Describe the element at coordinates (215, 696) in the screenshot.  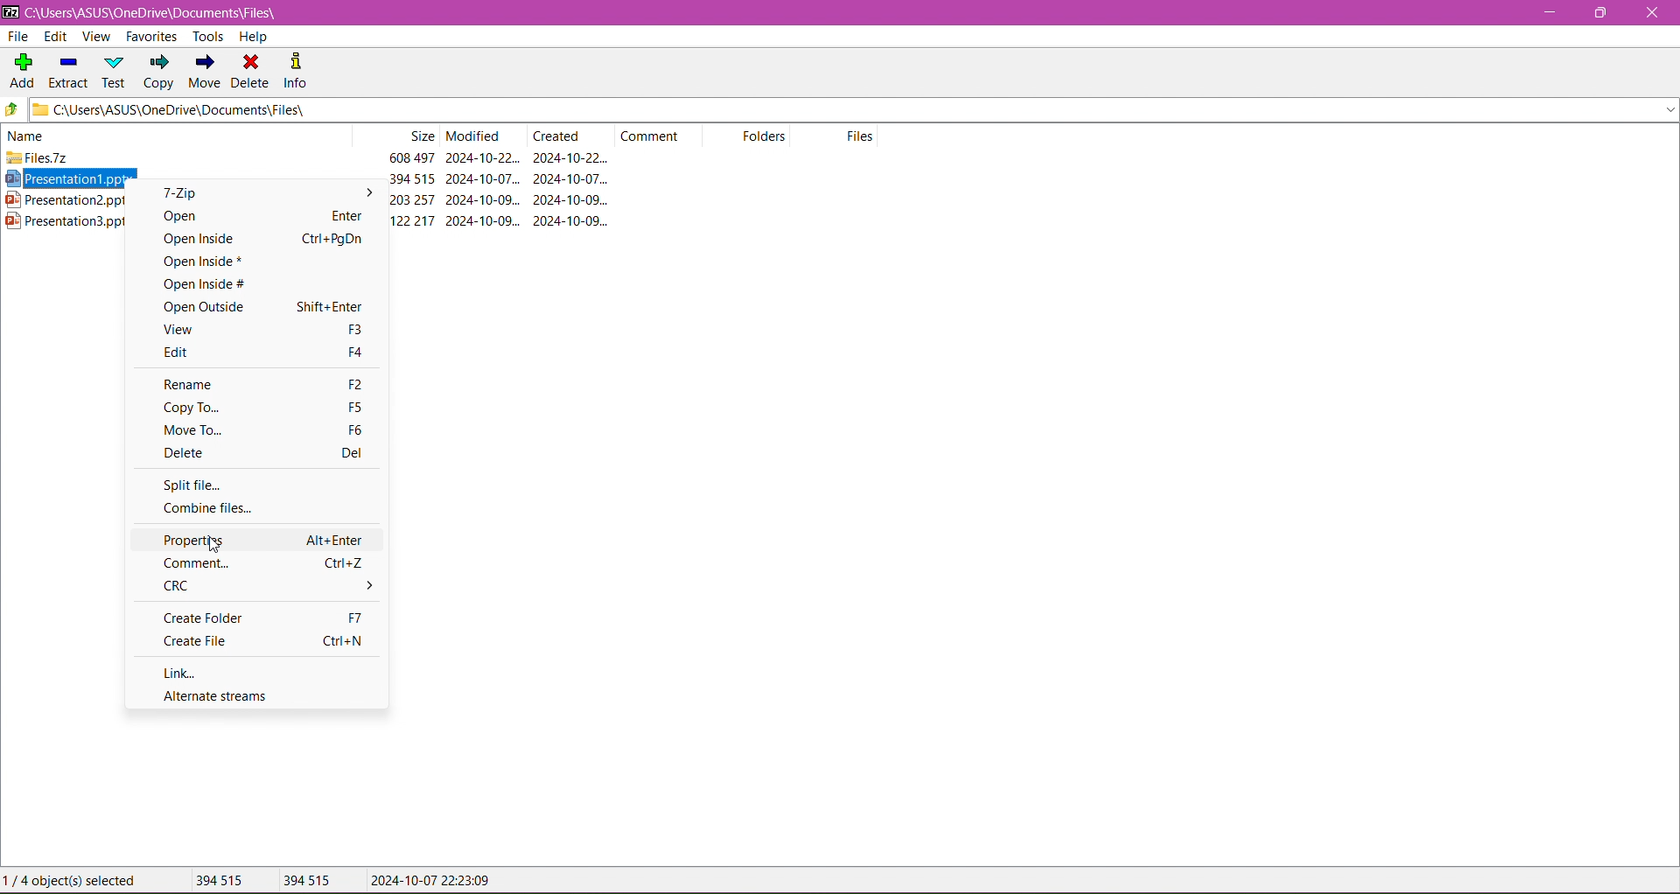
I see `Alternate streams` at that location.